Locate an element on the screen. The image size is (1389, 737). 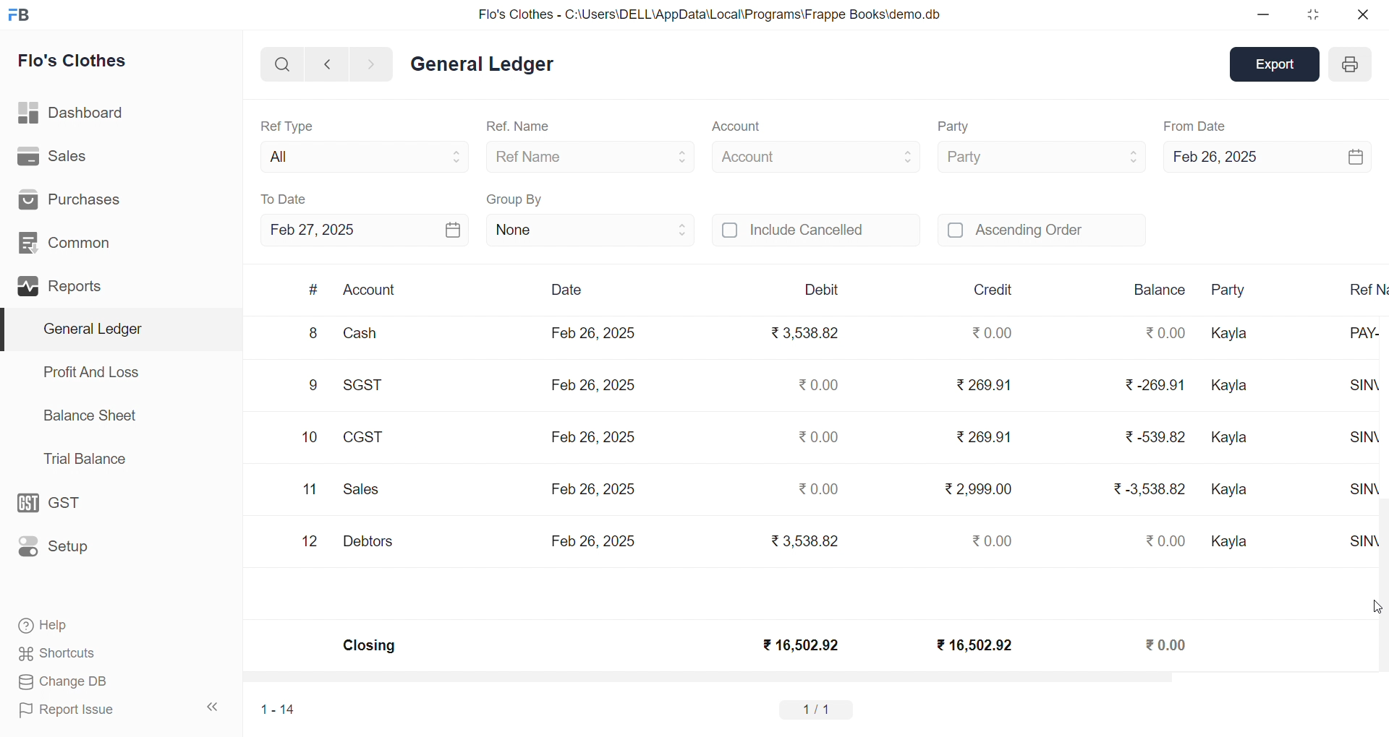
₹0.00 is located at coordinates (820, 486).